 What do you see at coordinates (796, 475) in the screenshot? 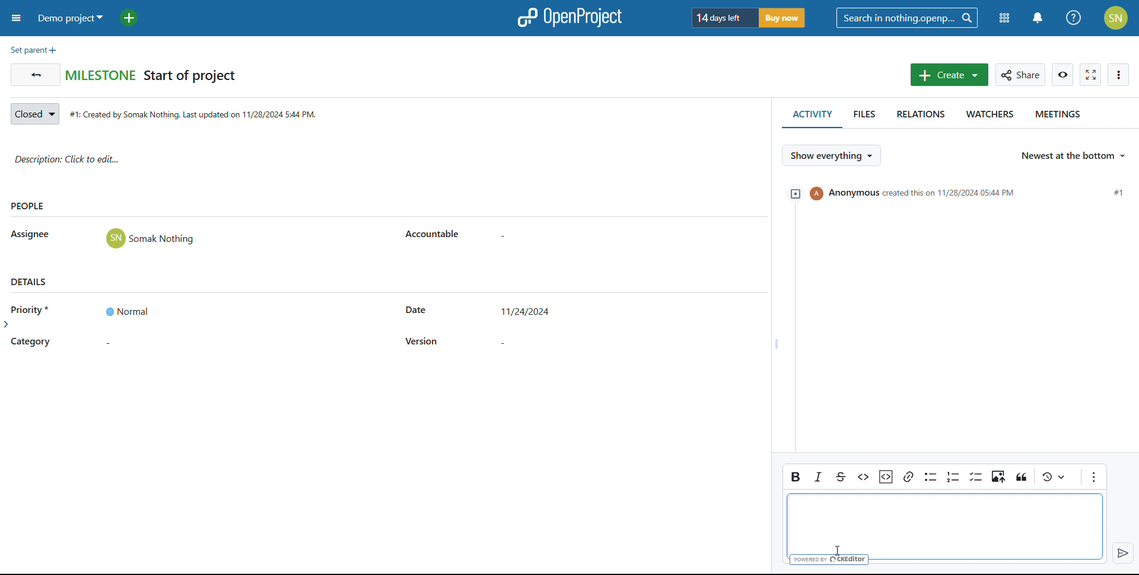
I see `bold` at bounding box center [796, 475].